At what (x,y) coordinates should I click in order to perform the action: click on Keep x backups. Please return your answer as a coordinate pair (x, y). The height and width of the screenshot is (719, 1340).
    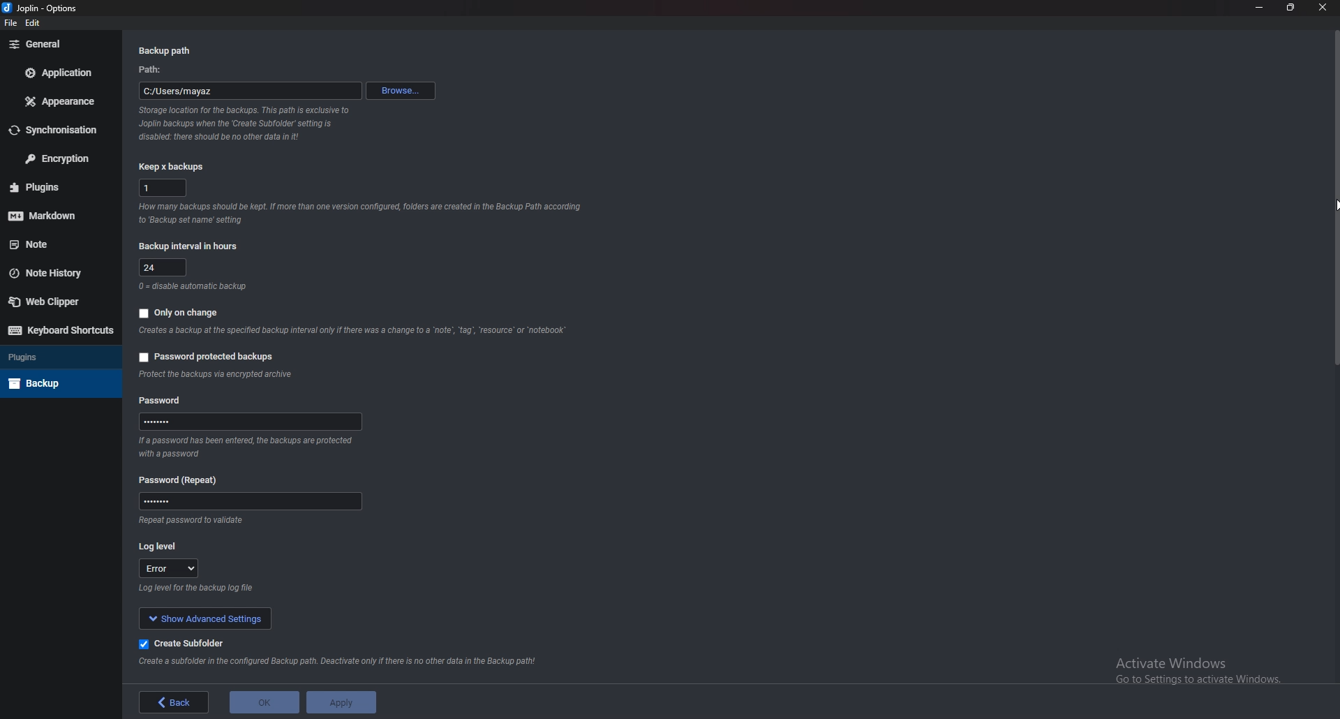
    Looking at the image, I should click on (174, 166).